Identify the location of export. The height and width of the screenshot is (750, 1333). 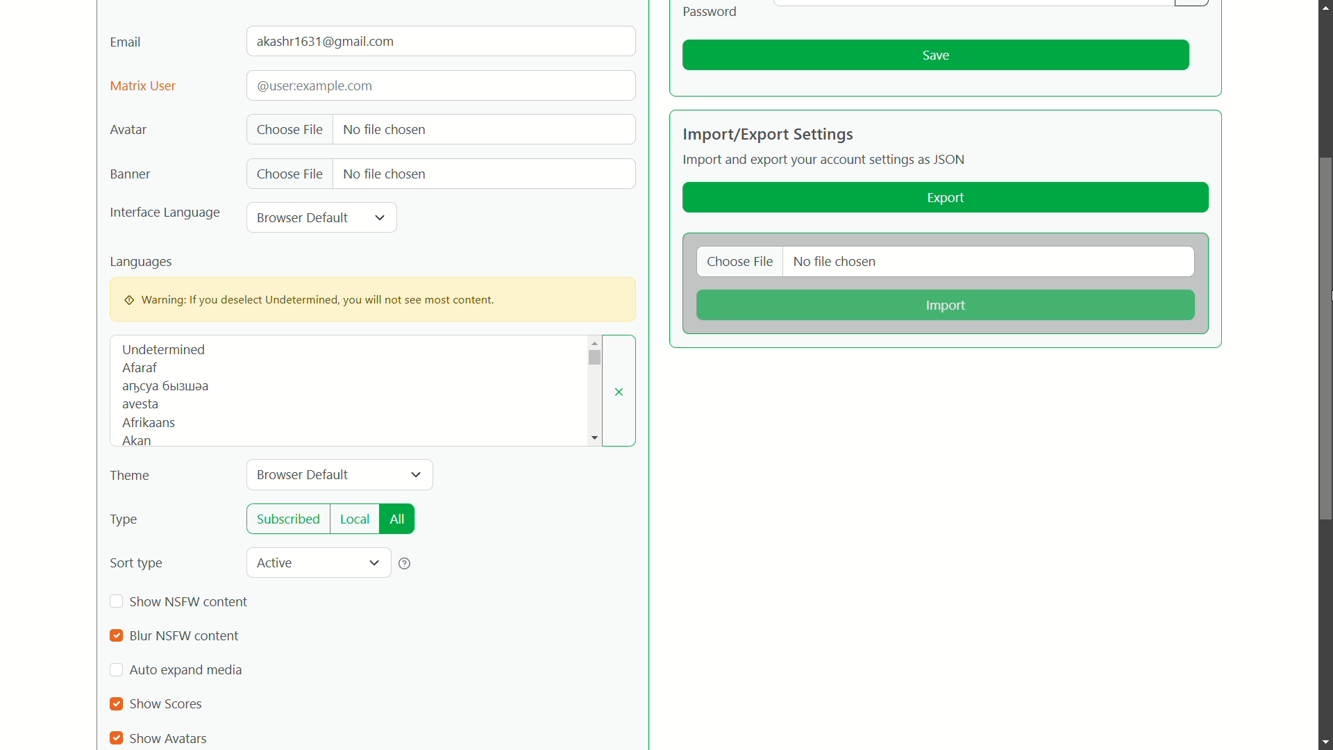
(946, 199).